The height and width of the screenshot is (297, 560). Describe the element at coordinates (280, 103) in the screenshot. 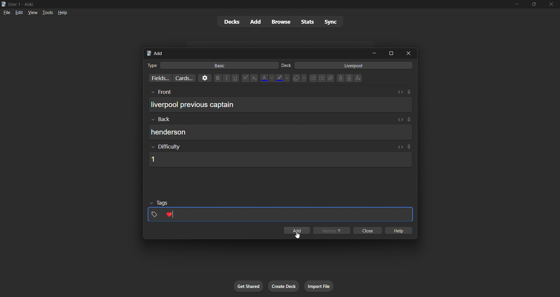

I see `card front input box` at that location.